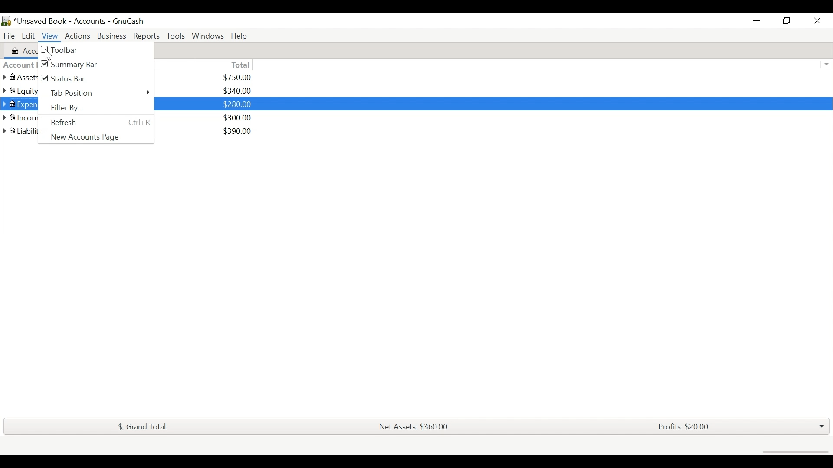  Describe the element at coordinates (239, 104) in the screenshot. I see `$280.00` at that location.